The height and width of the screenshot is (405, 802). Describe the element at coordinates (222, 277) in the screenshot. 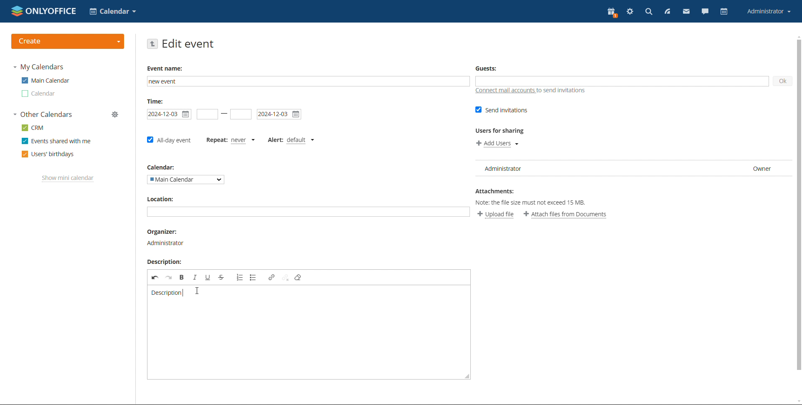

I see `strikethrough` at that location.